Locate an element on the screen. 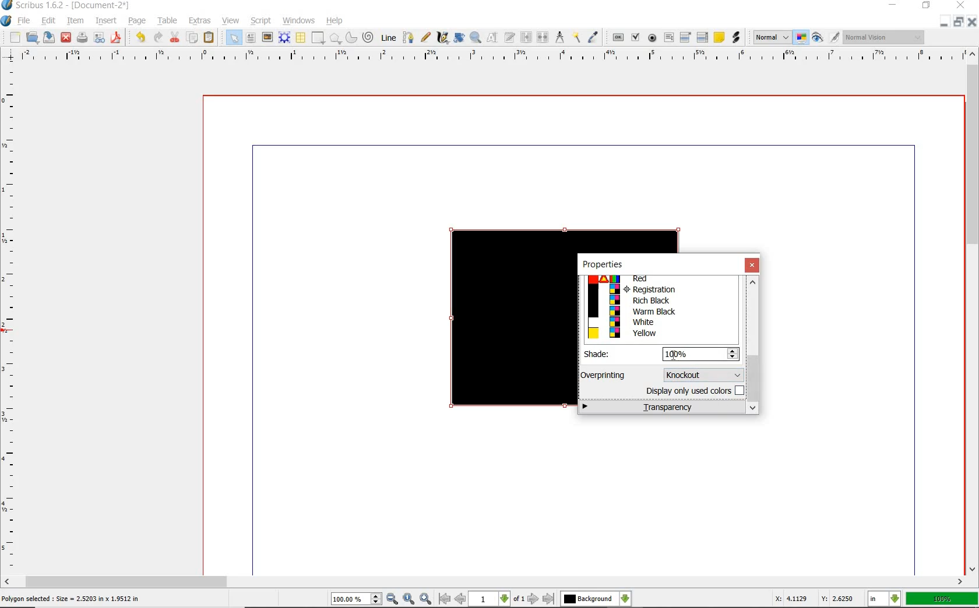 This screenshot has height=608, width=979. display only used colors is located at coordinates (693, 393).